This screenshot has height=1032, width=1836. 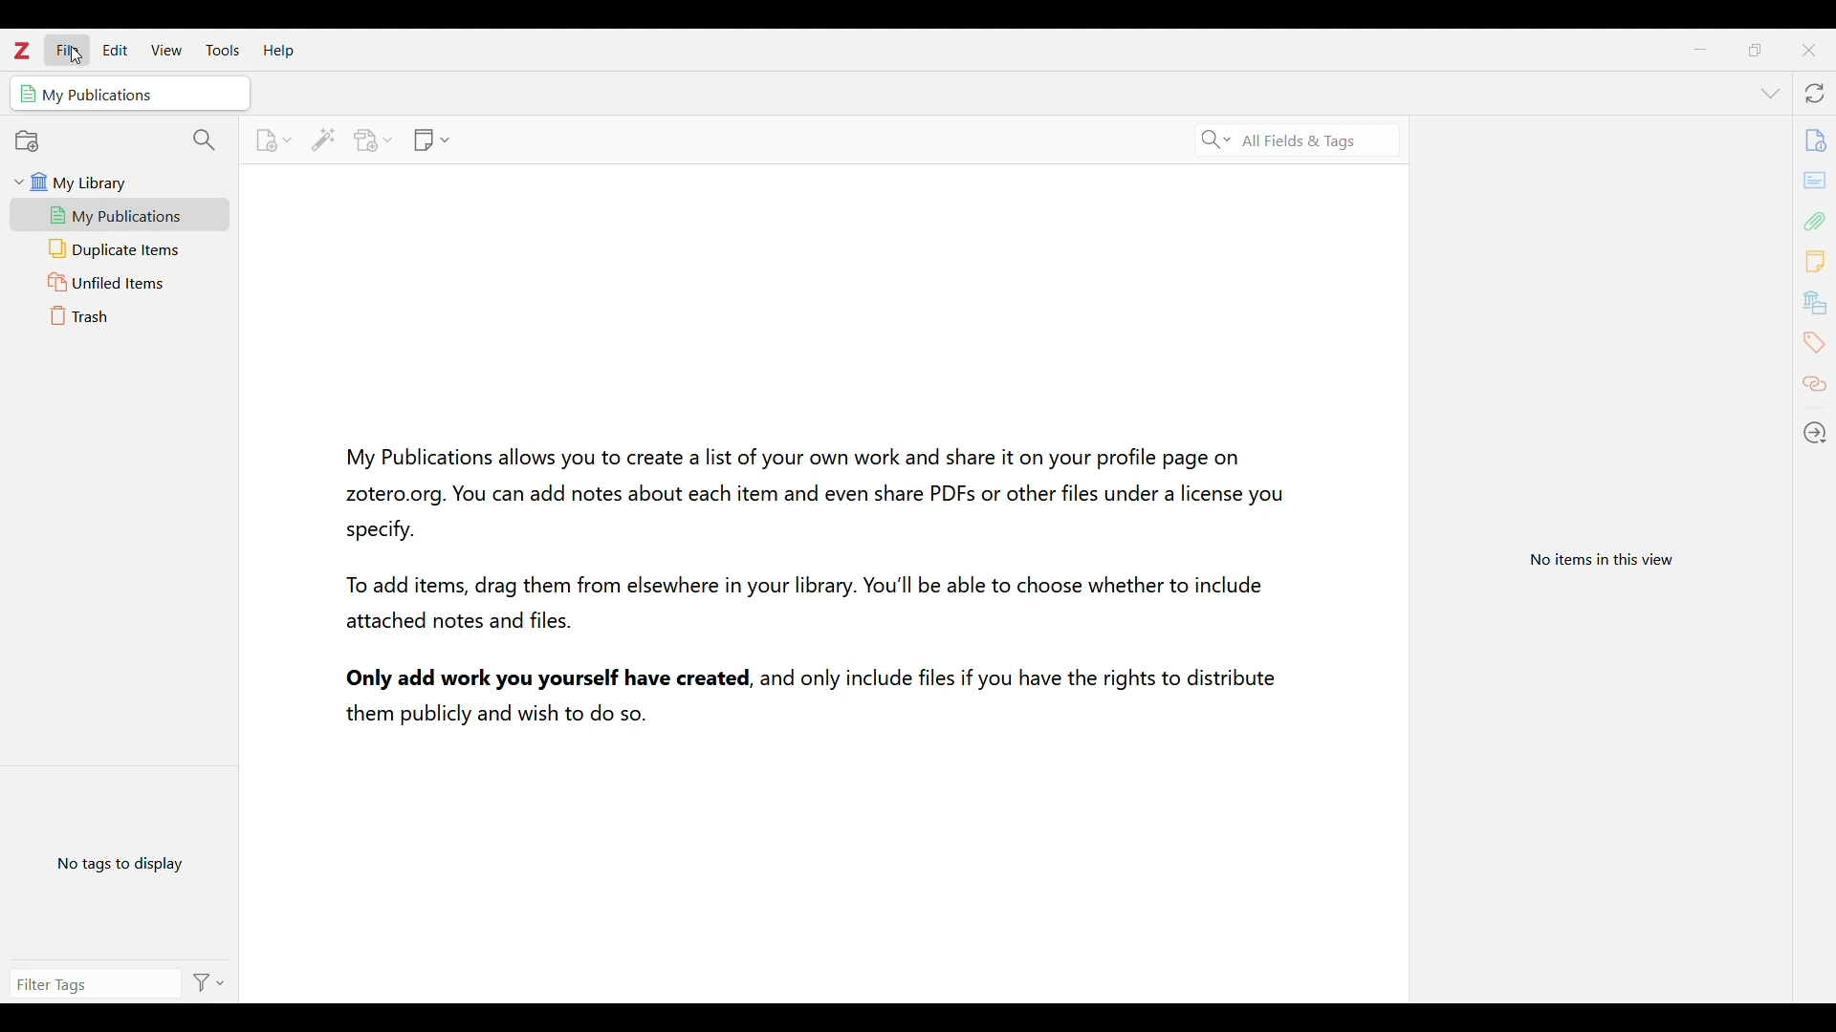 I want to click on File, so click(x=67, y=50).